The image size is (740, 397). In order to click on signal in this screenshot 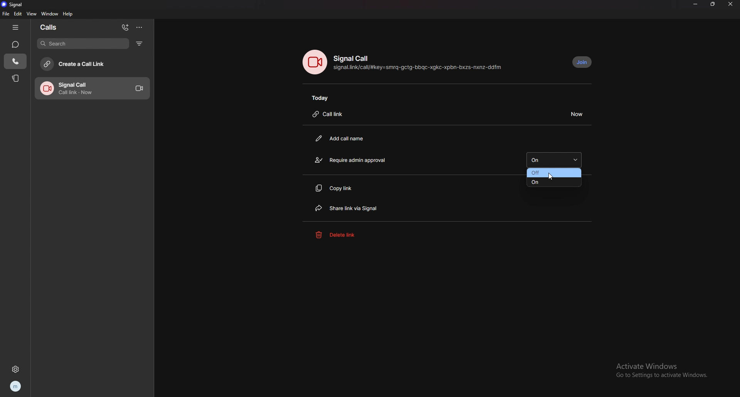, I will do `click(15, 5)`.